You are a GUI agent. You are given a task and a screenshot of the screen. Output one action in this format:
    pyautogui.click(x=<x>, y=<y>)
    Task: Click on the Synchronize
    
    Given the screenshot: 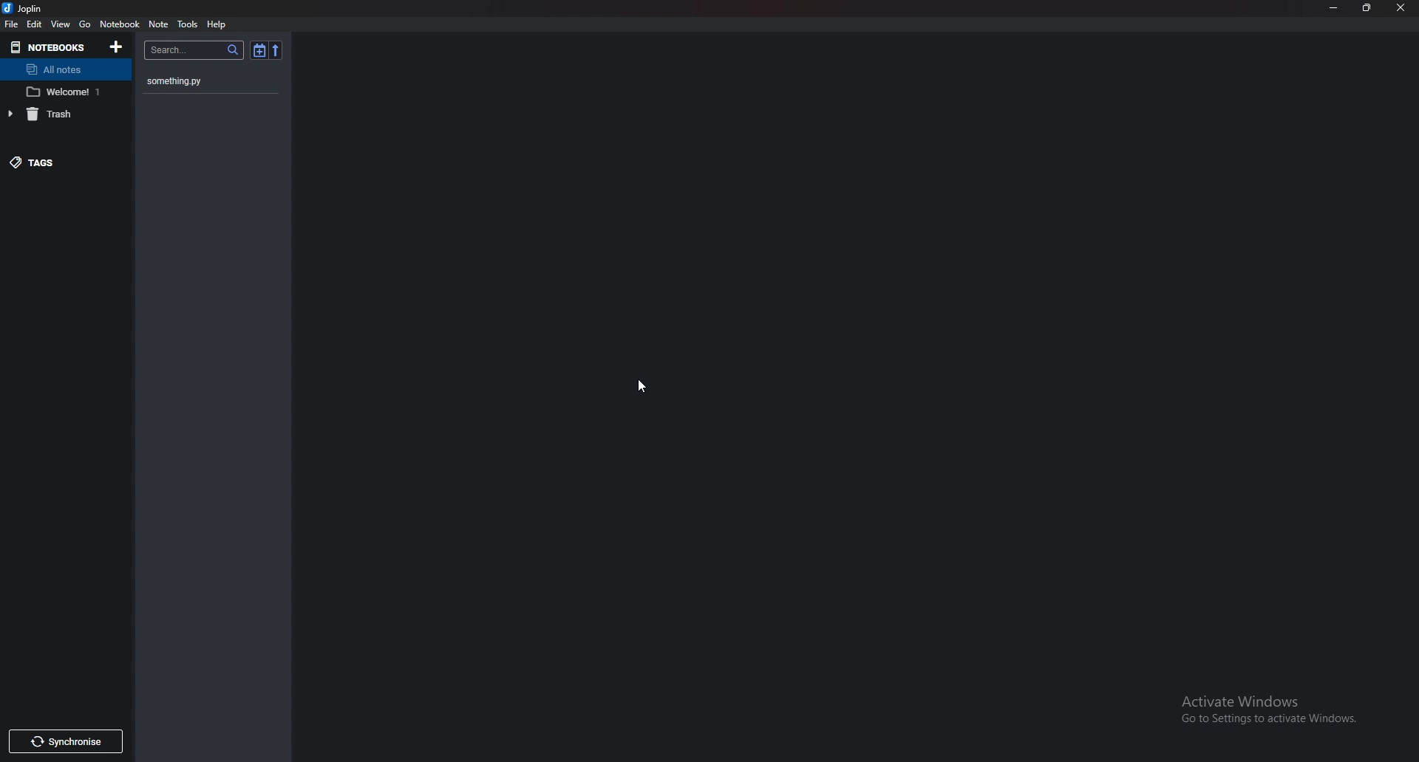 What is the action you would take?
    pyautogui.click(x=67, y=742)
    